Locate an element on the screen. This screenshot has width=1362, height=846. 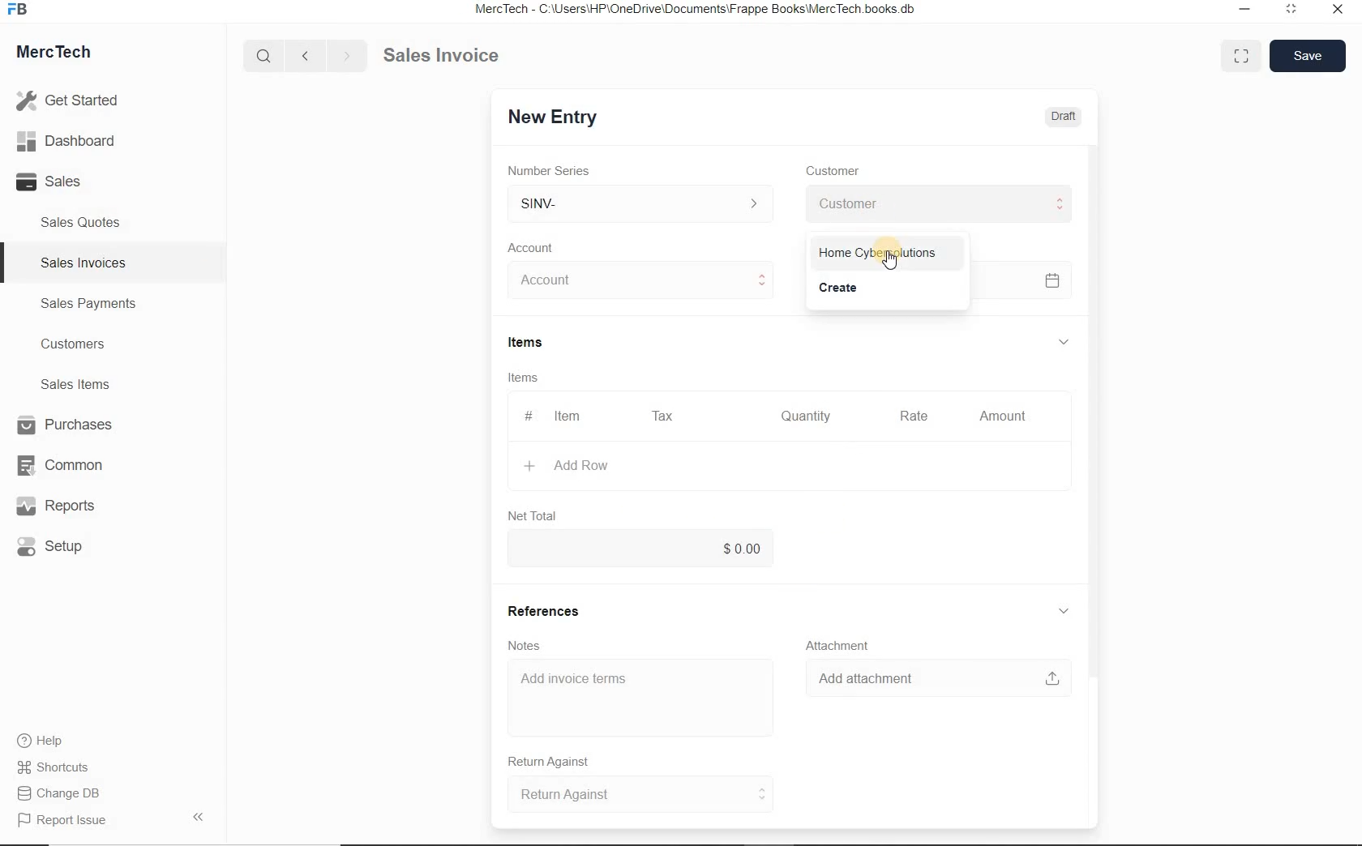
Customer is located at coordinates (937, 204).